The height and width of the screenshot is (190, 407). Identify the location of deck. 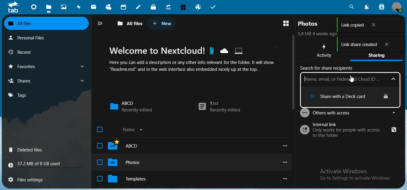
(153, 7).